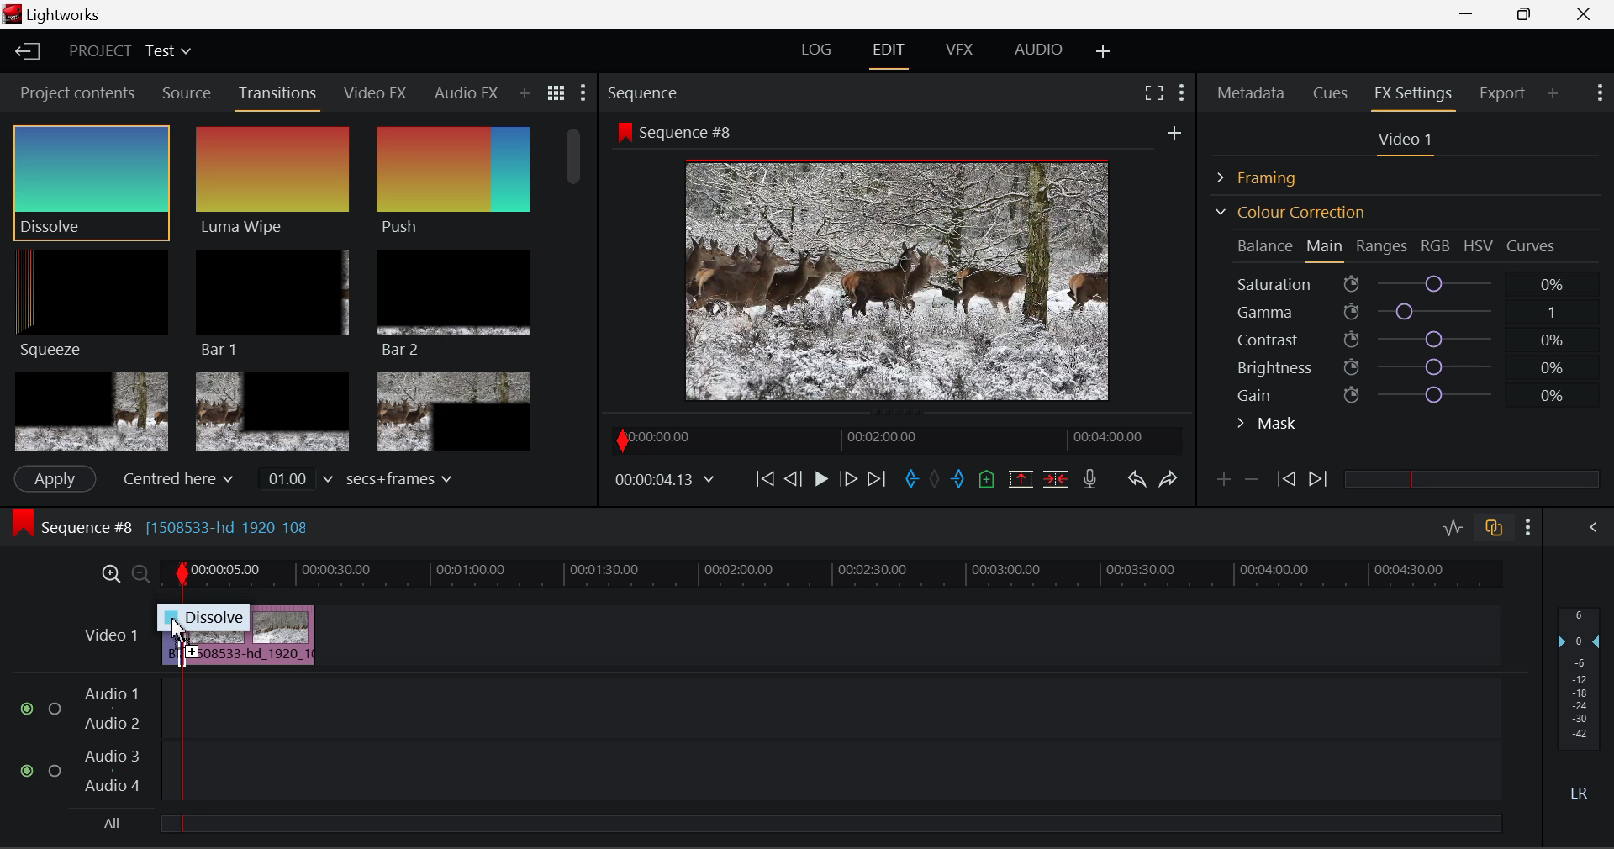  I want to click on Mark In, so click(913, 480).